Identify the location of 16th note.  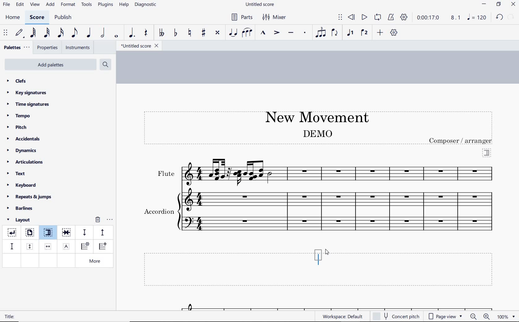
(61, 33).